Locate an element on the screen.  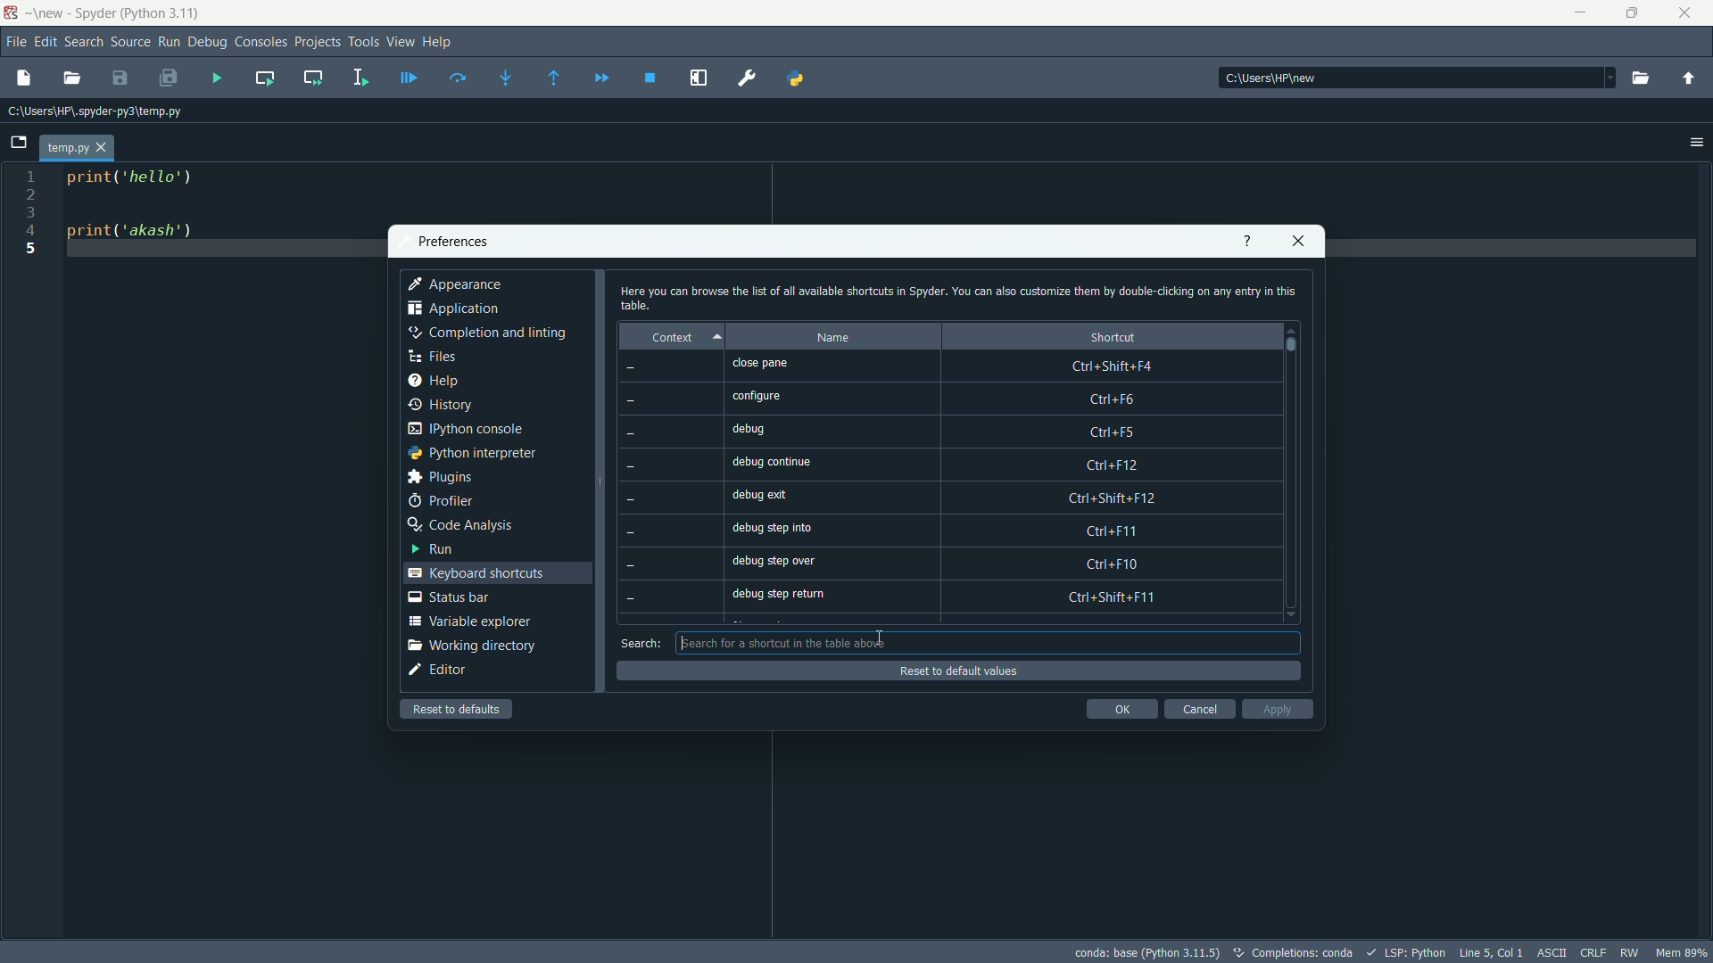
run current line is located at coordinates (460, 77).